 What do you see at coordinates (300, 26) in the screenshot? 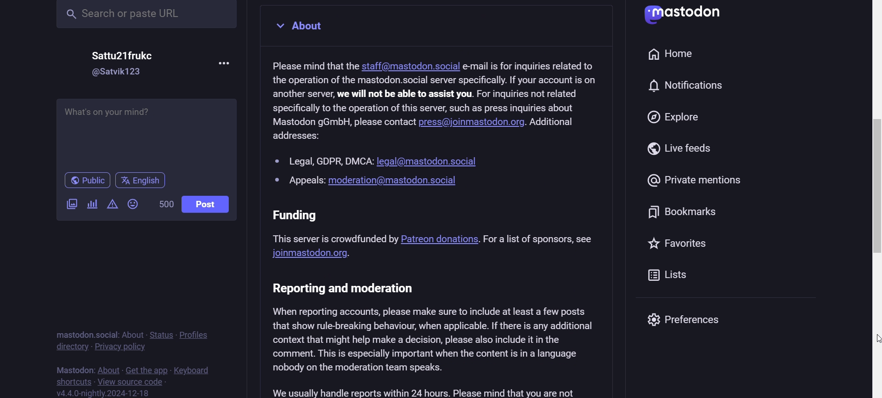
I see `about` at bounding box center [300, 26].